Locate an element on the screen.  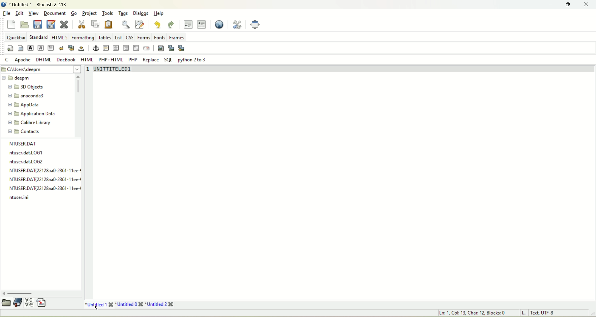
preview in browser is located at coordinates (219, 25).